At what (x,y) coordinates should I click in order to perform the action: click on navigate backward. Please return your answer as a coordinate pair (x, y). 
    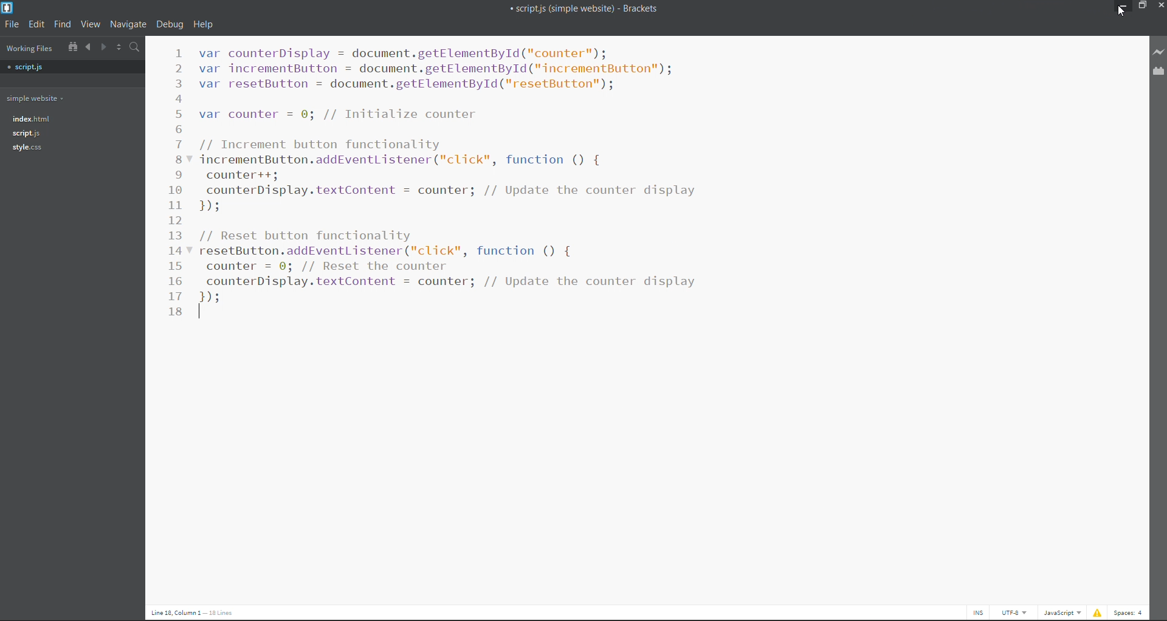
    Looking at the image, I should click on (87, 47).